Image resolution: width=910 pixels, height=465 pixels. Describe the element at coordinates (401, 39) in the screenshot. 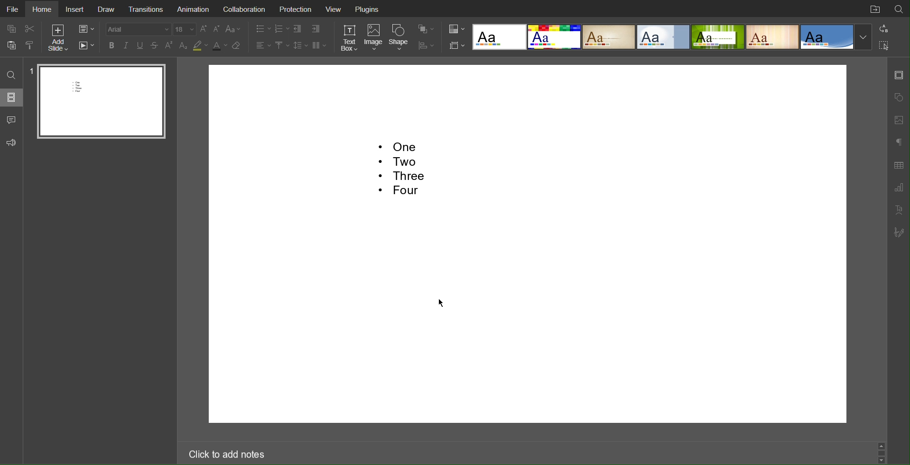

I see `Shape` at that location.